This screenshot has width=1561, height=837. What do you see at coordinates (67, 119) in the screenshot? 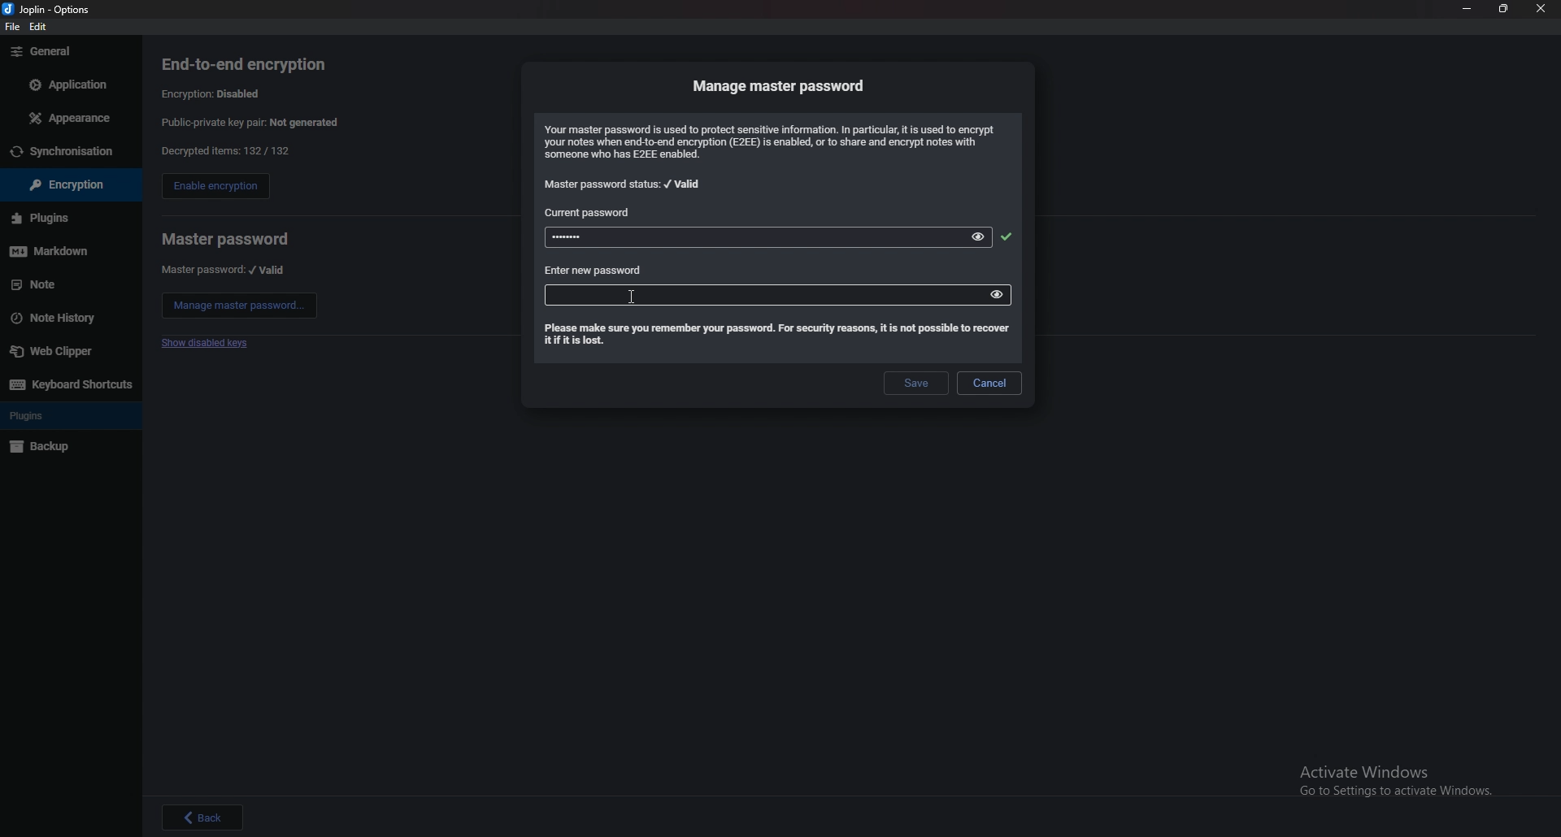
I see `appearance` at bounding box center [67, 119].